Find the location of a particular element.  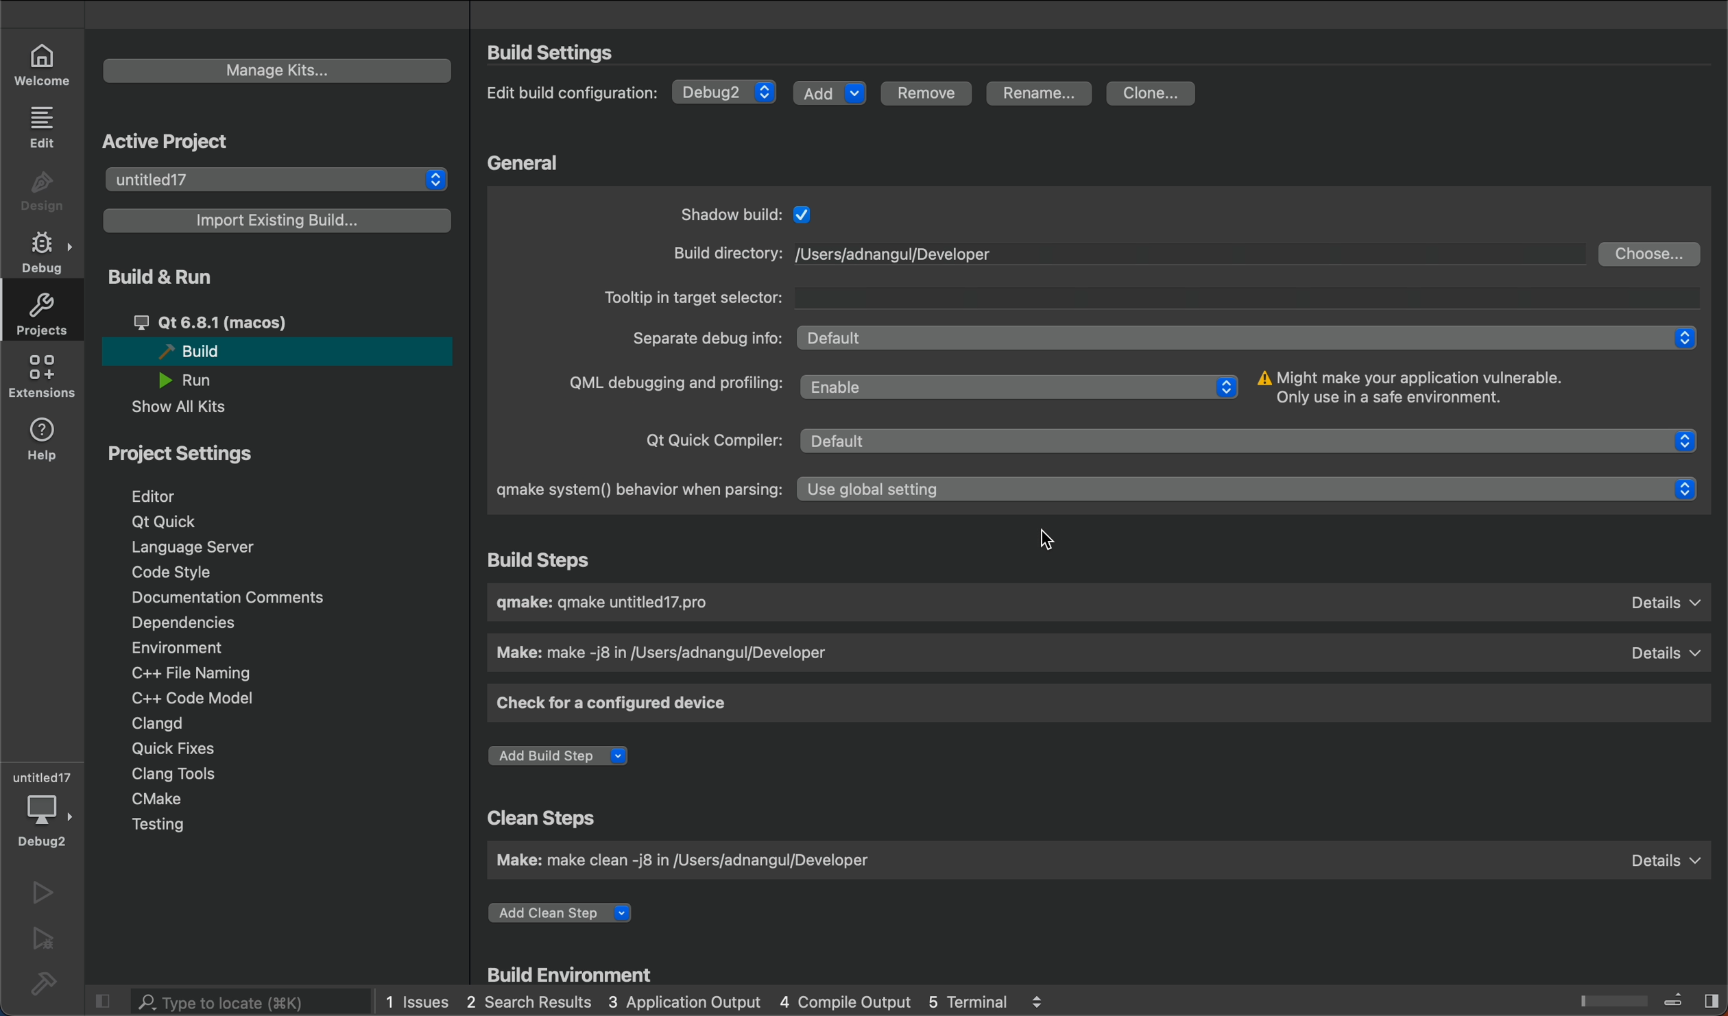

clang tools is located at coordinates (172, 773).